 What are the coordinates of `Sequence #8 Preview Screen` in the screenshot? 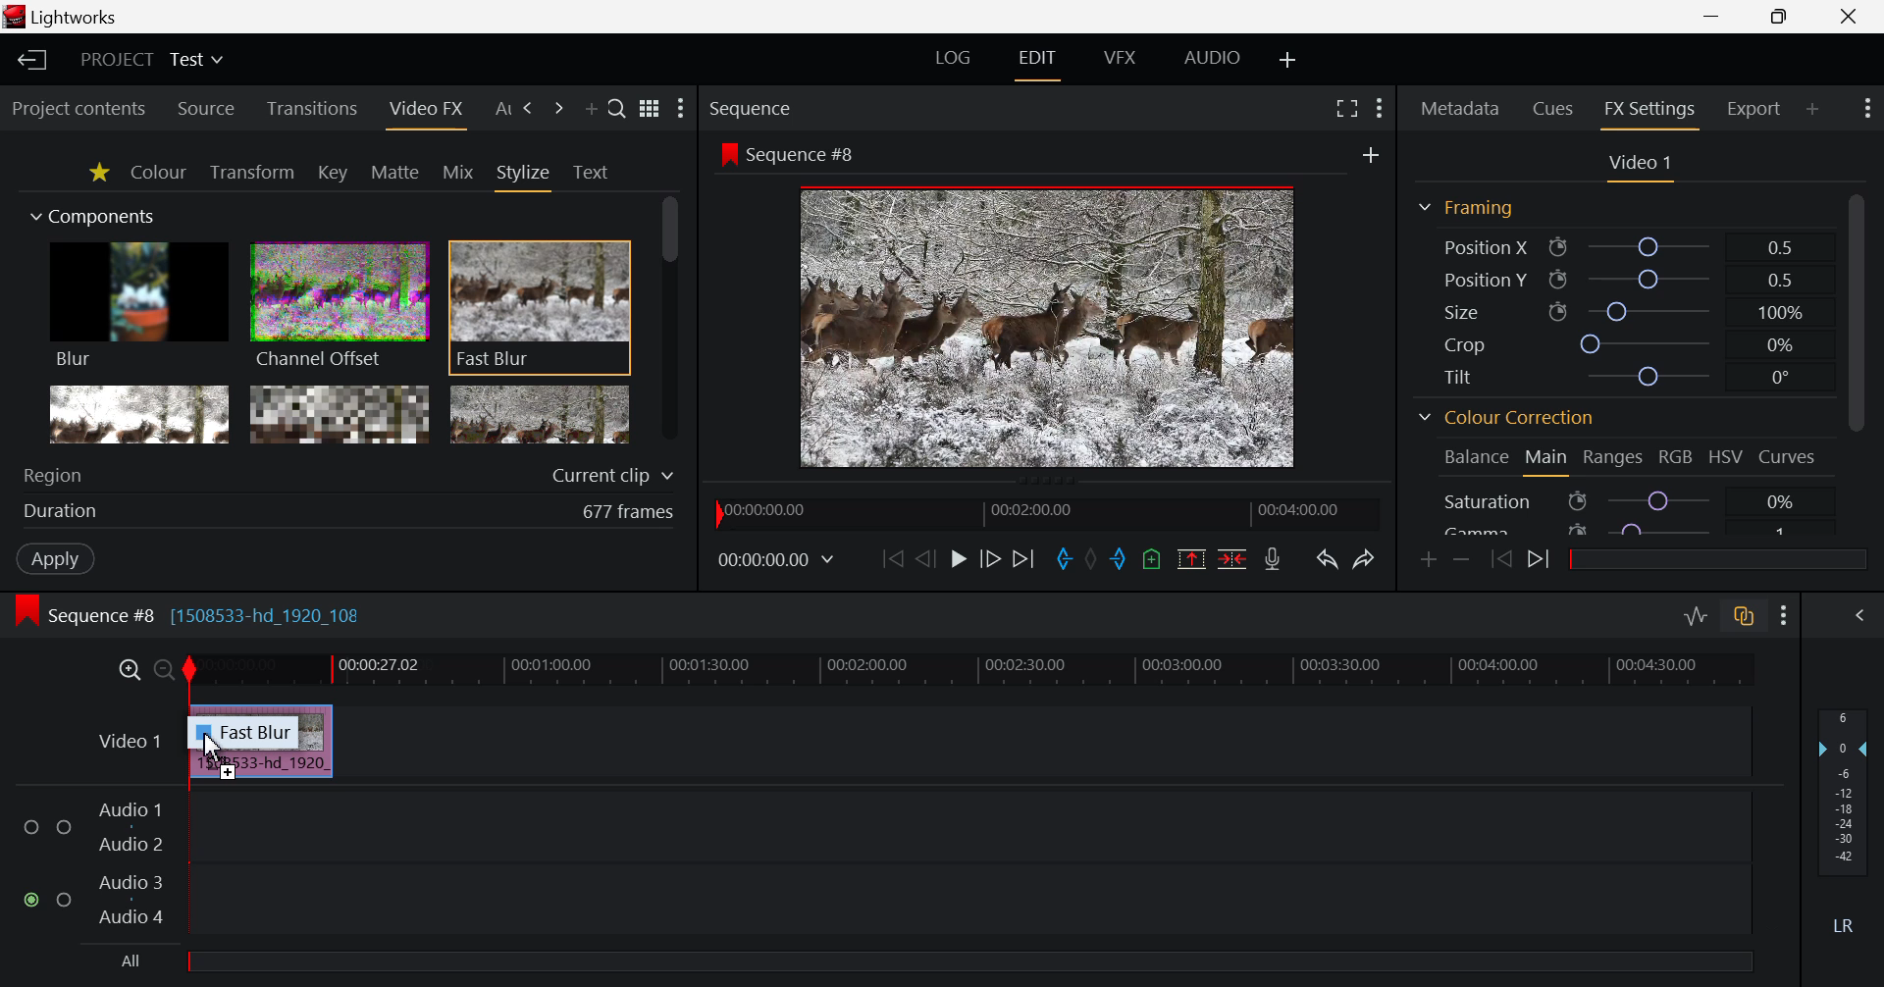 It's located at (1049, 329).